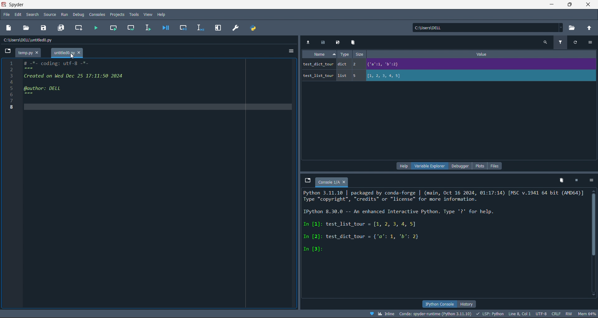 This screenshot has width=598, height=318. I want to click on projects, so click(117, 14).